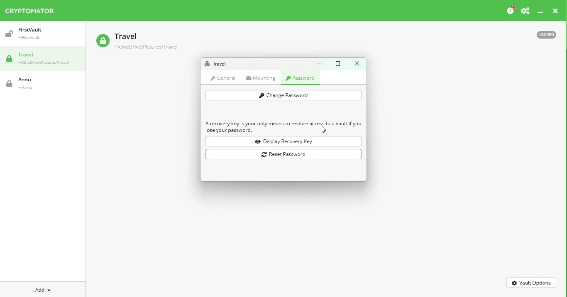 This screenshot has width=567, height=297. What do you see at coordinates (39, 34) in the screenshot?
I see `Vault` at bounding box center [39, 34].